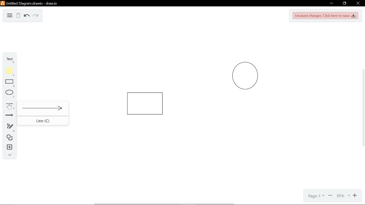  I want to click on Minimize, so click(330, 196).